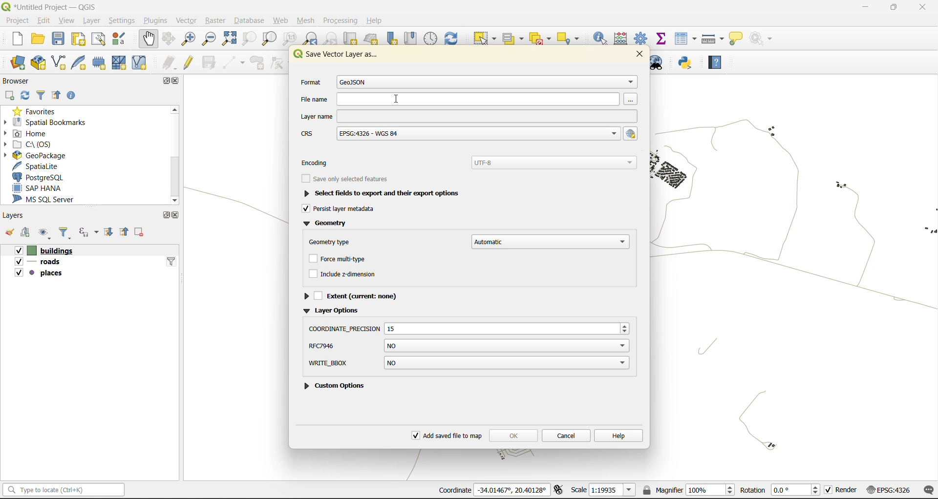 The height and width of the screenshot is (499, 938). What do you see at coordinates (111, 232) in the screenshot?
I see `expand all` at bounding box center [111, 232].